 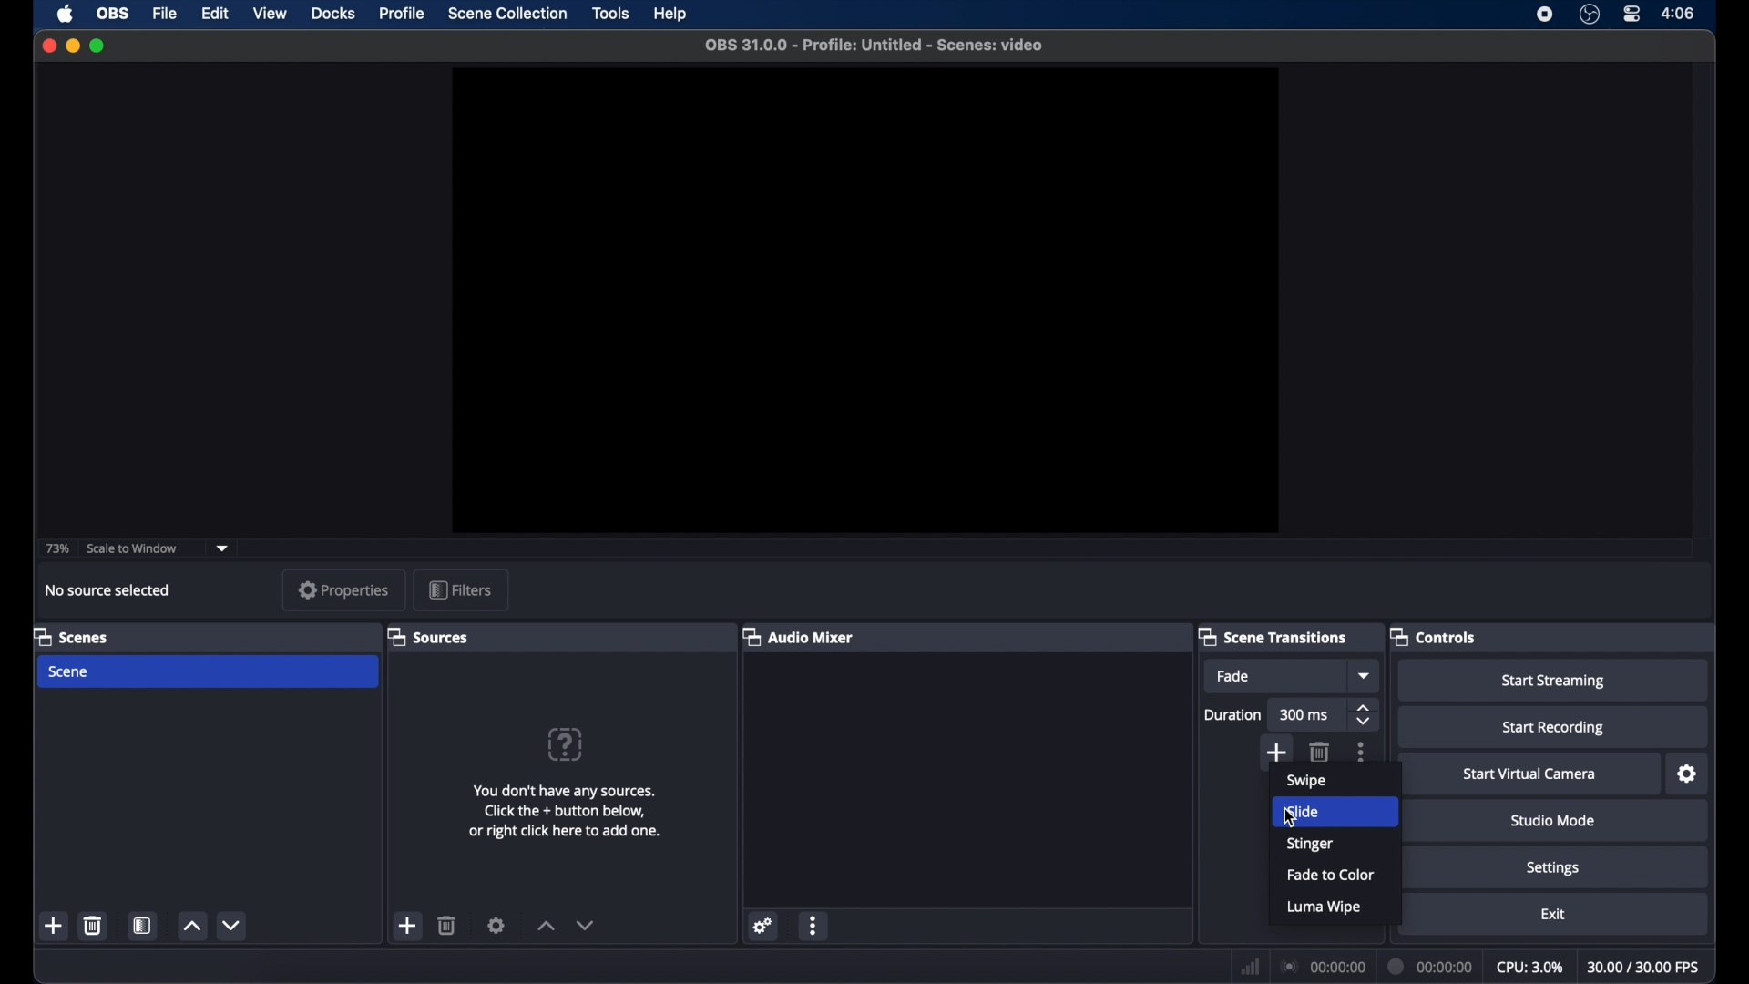 What do you see at coordinates (56, 548) in the screenshot?
I see `73%` at bounding box center [56, 548].